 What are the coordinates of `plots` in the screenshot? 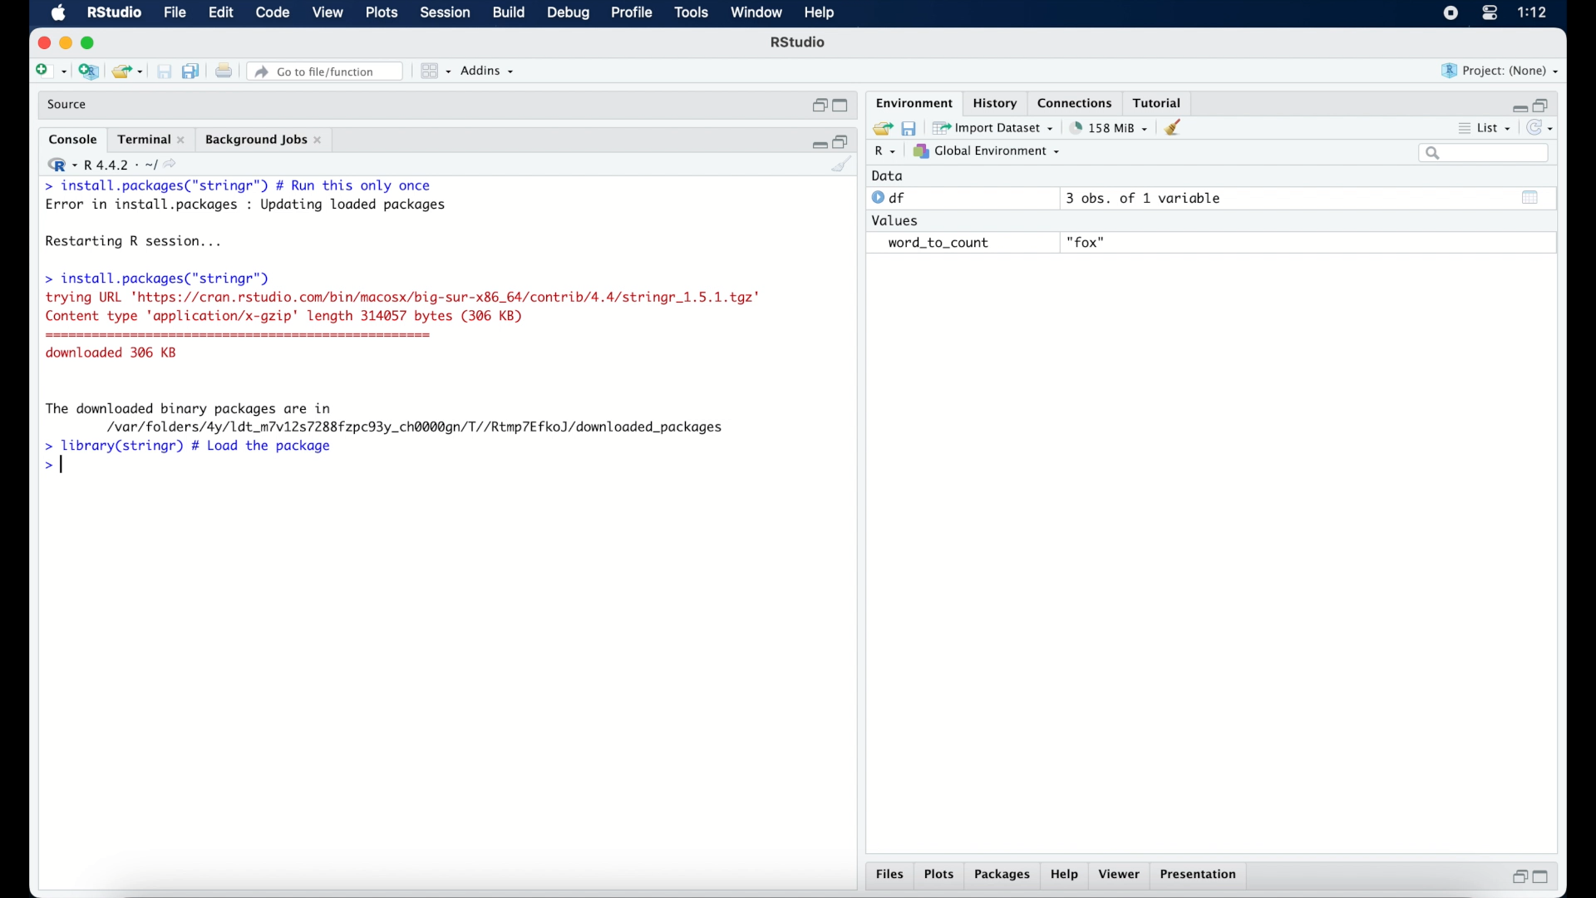 It's located at (383, 13).